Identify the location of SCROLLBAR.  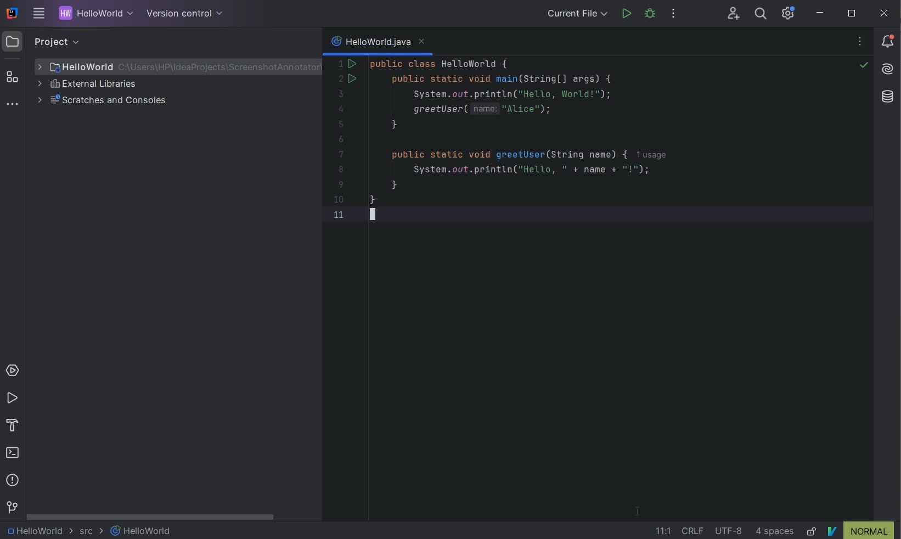
(152, 518).